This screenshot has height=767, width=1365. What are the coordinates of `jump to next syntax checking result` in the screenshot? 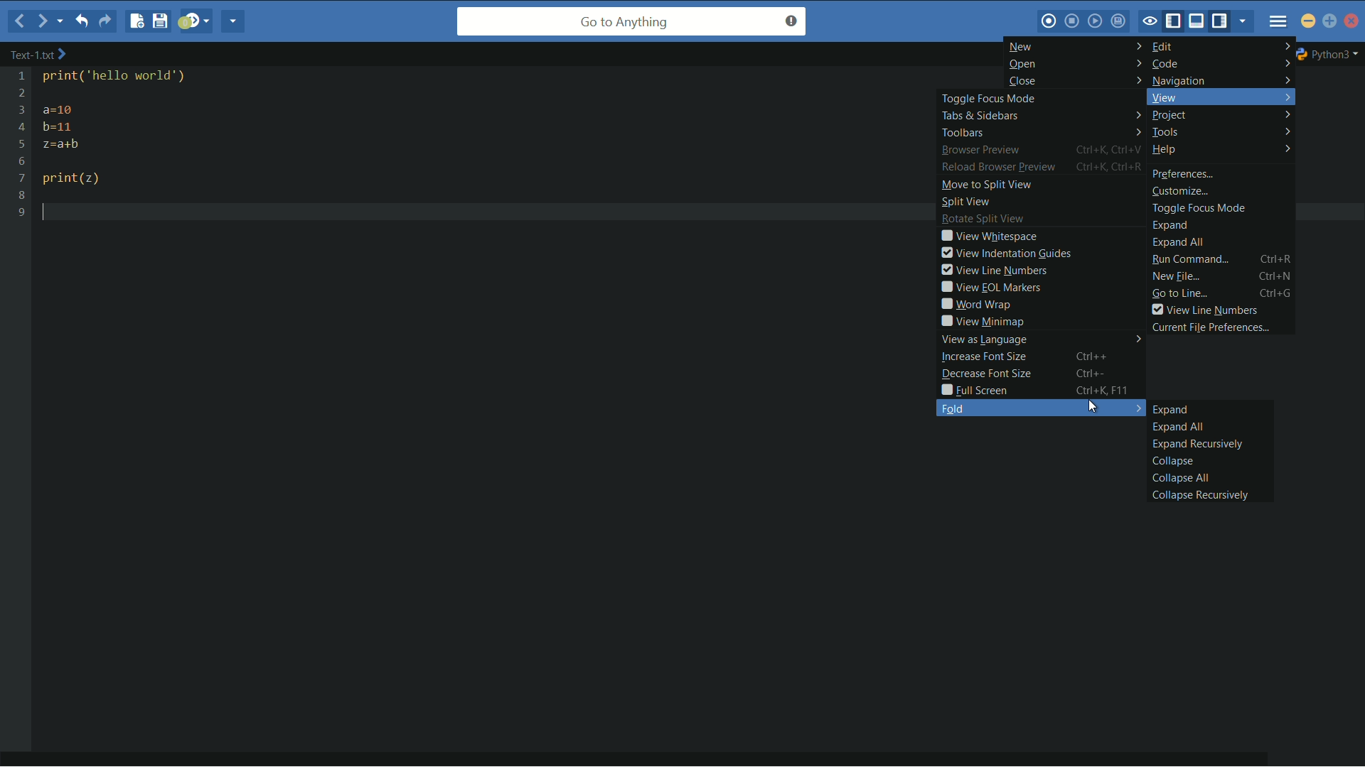 It's located at (195, 23).